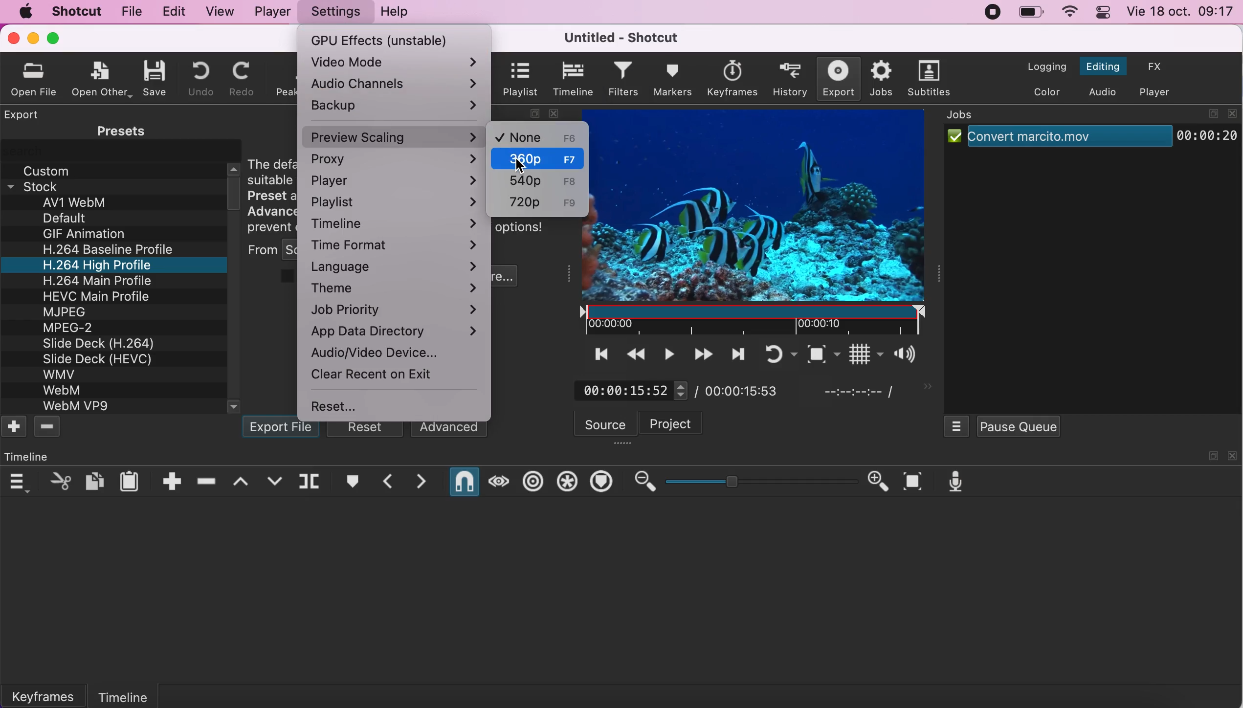 The height and width of the screenshot is (708, 1243). I want to click on H.264 Baseline Profile, so click(112, 249).